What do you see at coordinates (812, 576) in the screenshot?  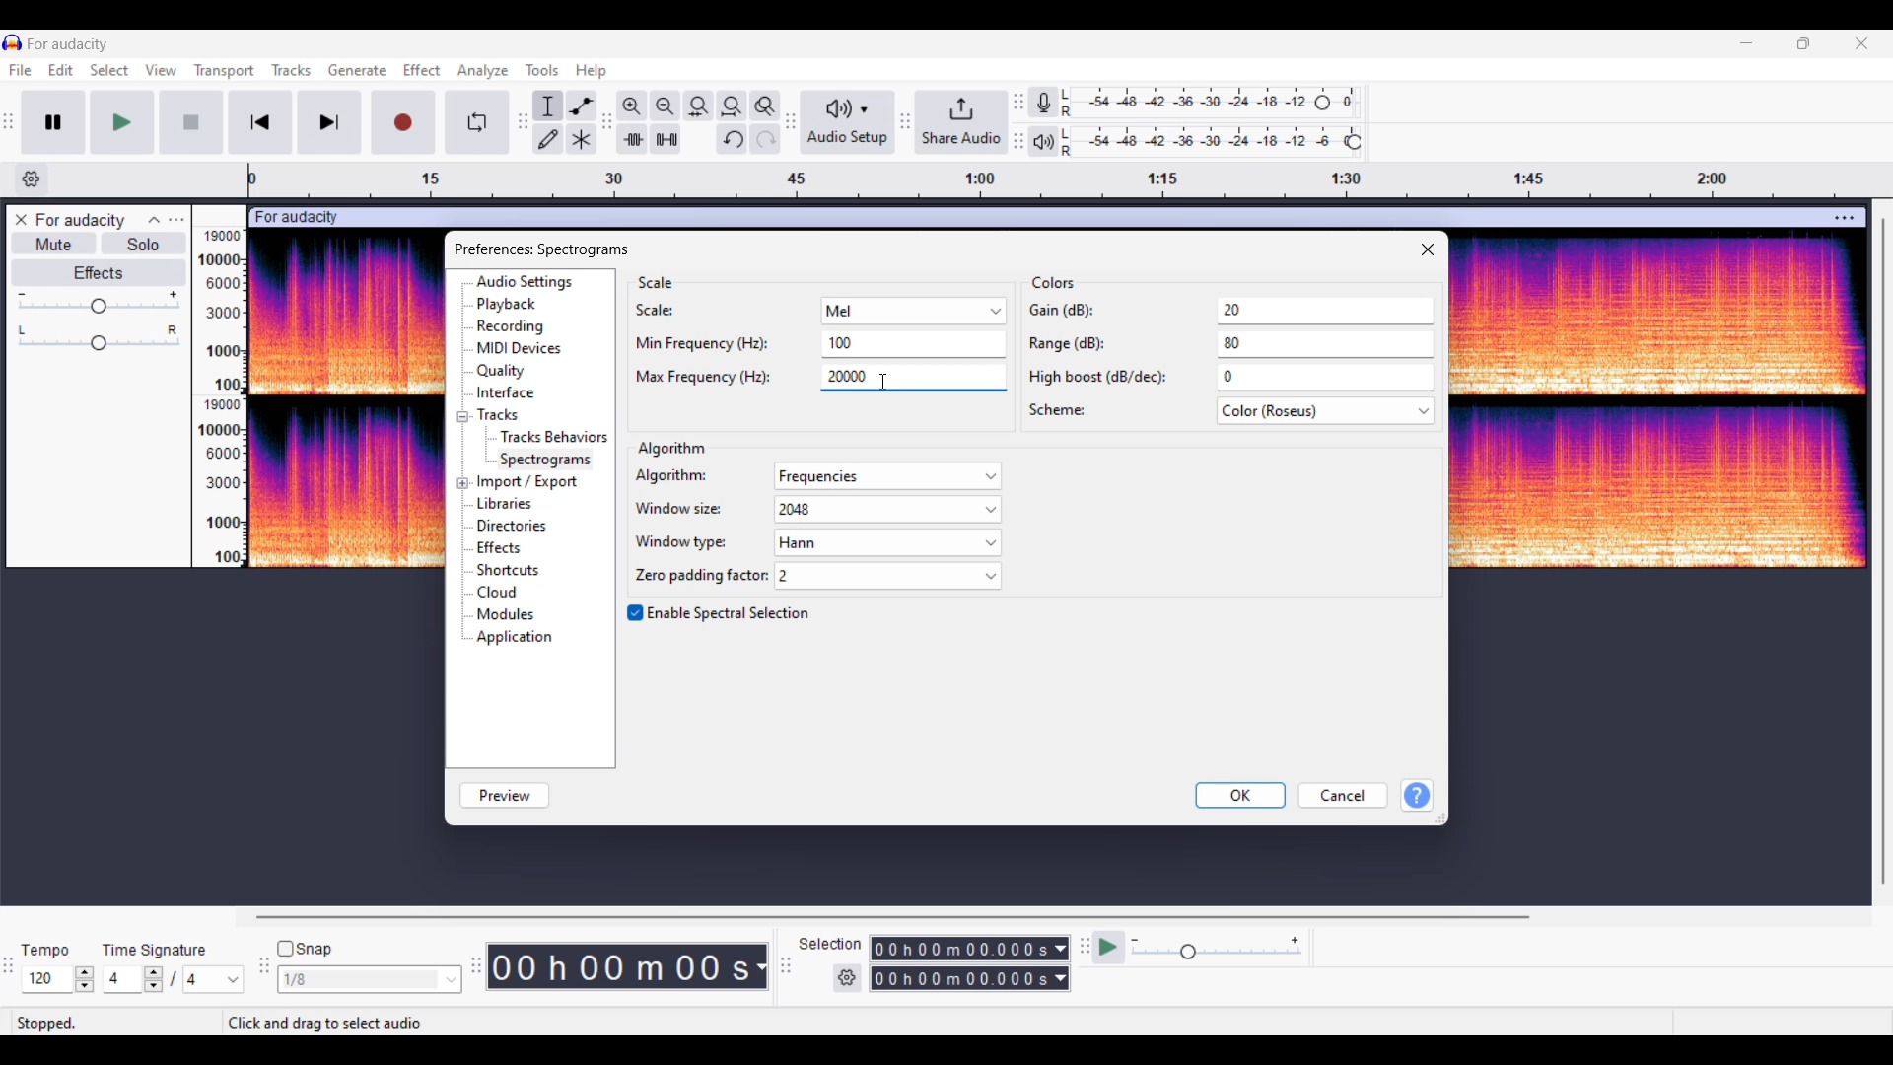 I see `zone padding factor` at bounding box center [812, 576].